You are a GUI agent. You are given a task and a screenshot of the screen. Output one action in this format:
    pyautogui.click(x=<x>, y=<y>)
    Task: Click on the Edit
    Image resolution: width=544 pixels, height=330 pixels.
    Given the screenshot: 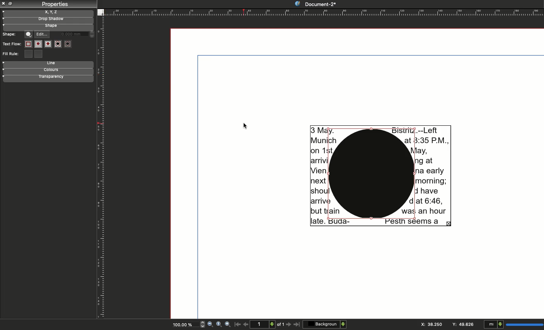 What is the action you would take?
    pyautogui.click(x=42, y=33)
    